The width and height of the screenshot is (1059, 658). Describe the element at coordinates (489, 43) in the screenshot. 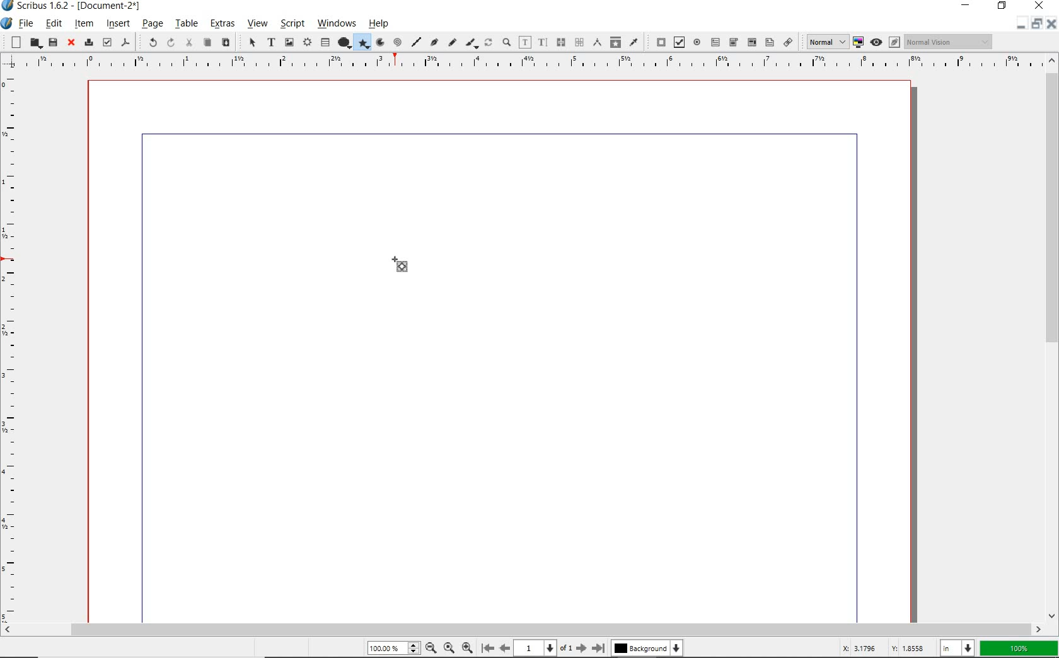

I see `rotate item` at that location.